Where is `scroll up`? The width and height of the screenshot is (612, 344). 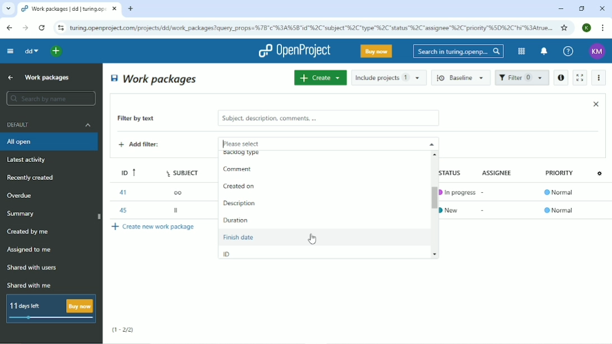 scroll up is located at coordinates (437, 154).